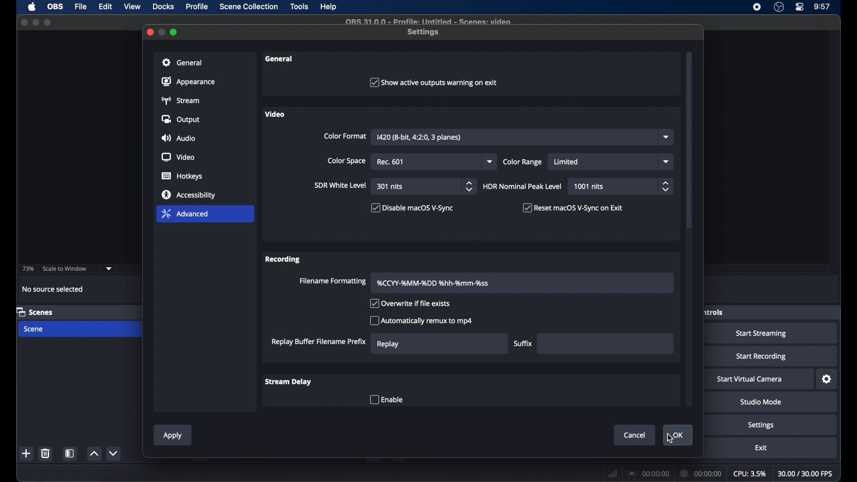  Describe the element at coordinates (749, 473) in the screenshot. I see `cpu` at that location.